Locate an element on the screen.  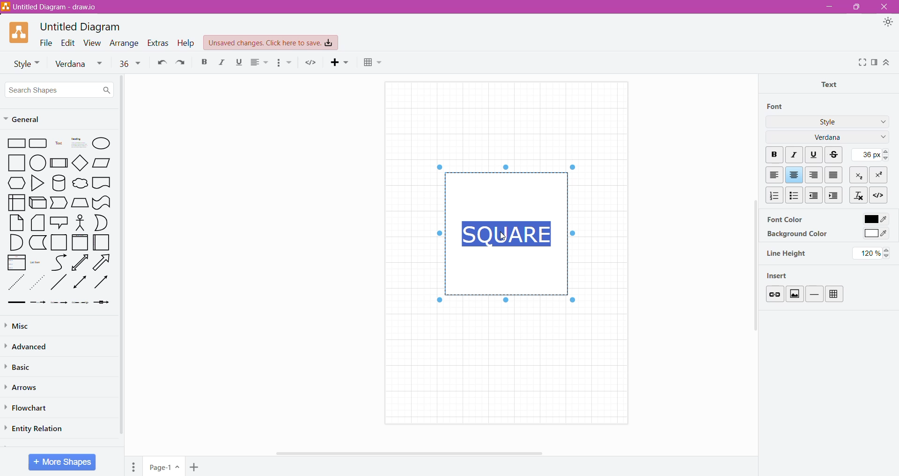
Parallelogram  is located at coordinates (102, 162).